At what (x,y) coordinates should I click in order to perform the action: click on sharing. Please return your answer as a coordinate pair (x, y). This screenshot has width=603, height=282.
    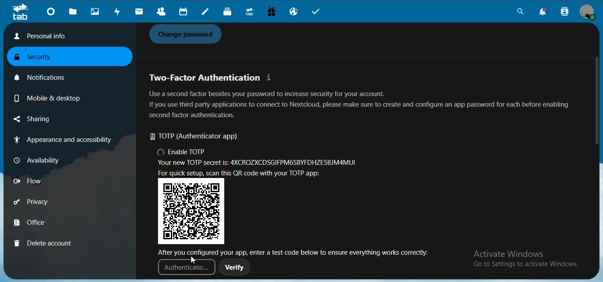
    Looking at the image, I should click on (45, 119).